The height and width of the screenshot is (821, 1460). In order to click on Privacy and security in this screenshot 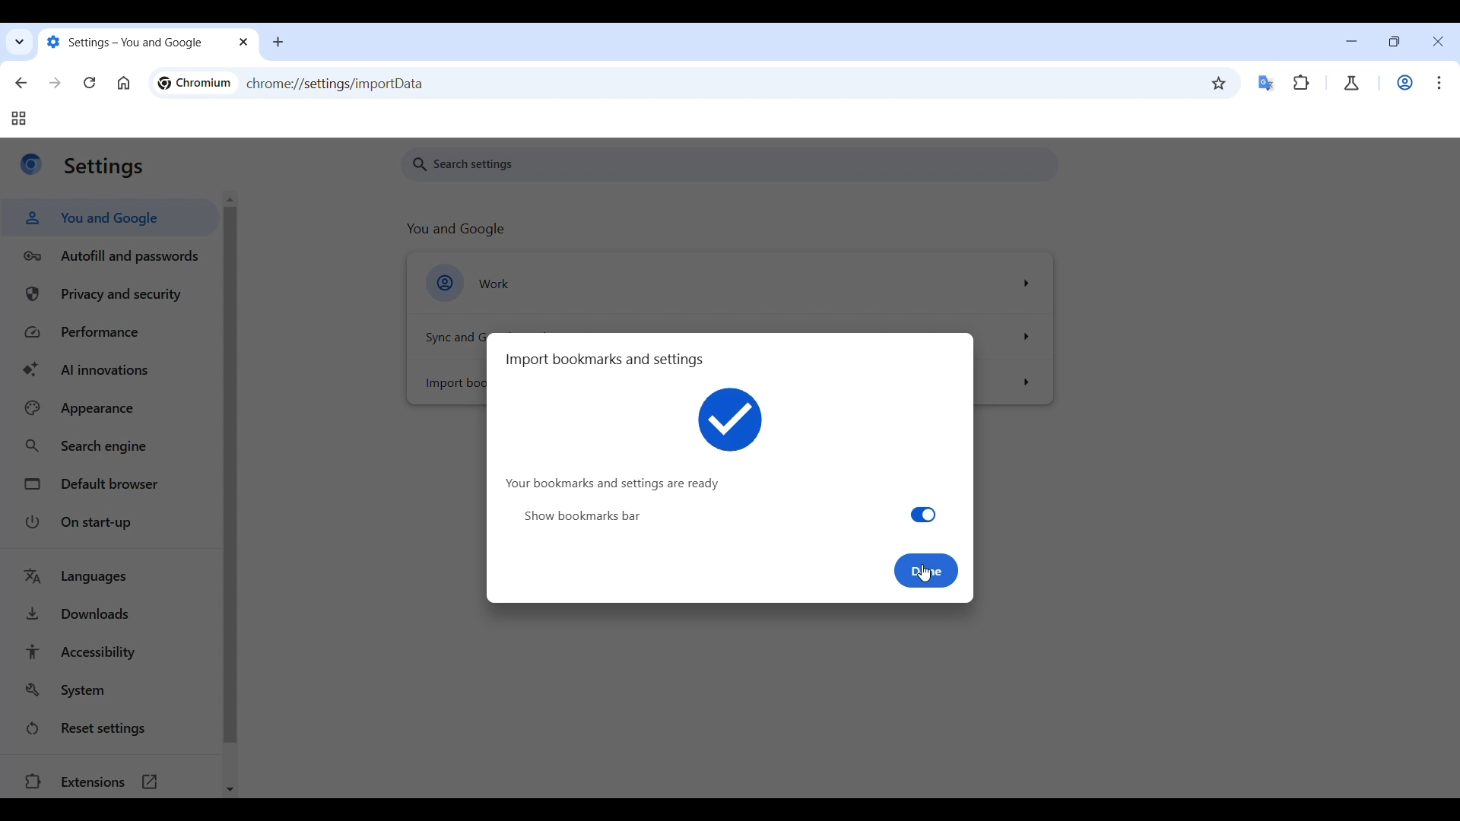, I will do `click(113, 294)`.